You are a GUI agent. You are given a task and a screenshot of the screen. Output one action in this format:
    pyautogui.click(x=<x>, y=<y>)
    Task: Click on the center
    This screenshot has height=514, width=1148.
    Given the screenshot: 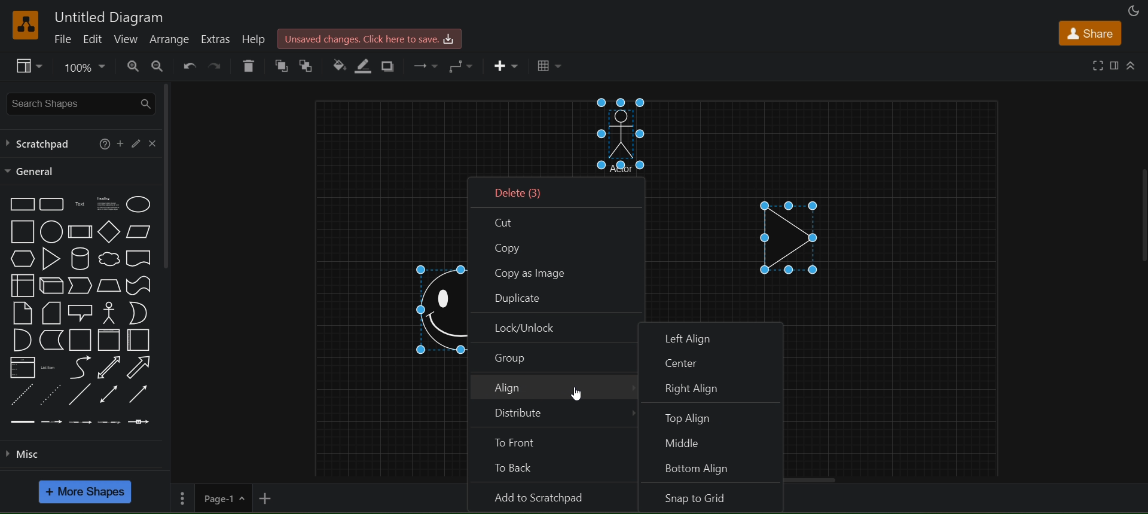 What is the action you would take?
    pyautogui.click(x=713, y=359)
    